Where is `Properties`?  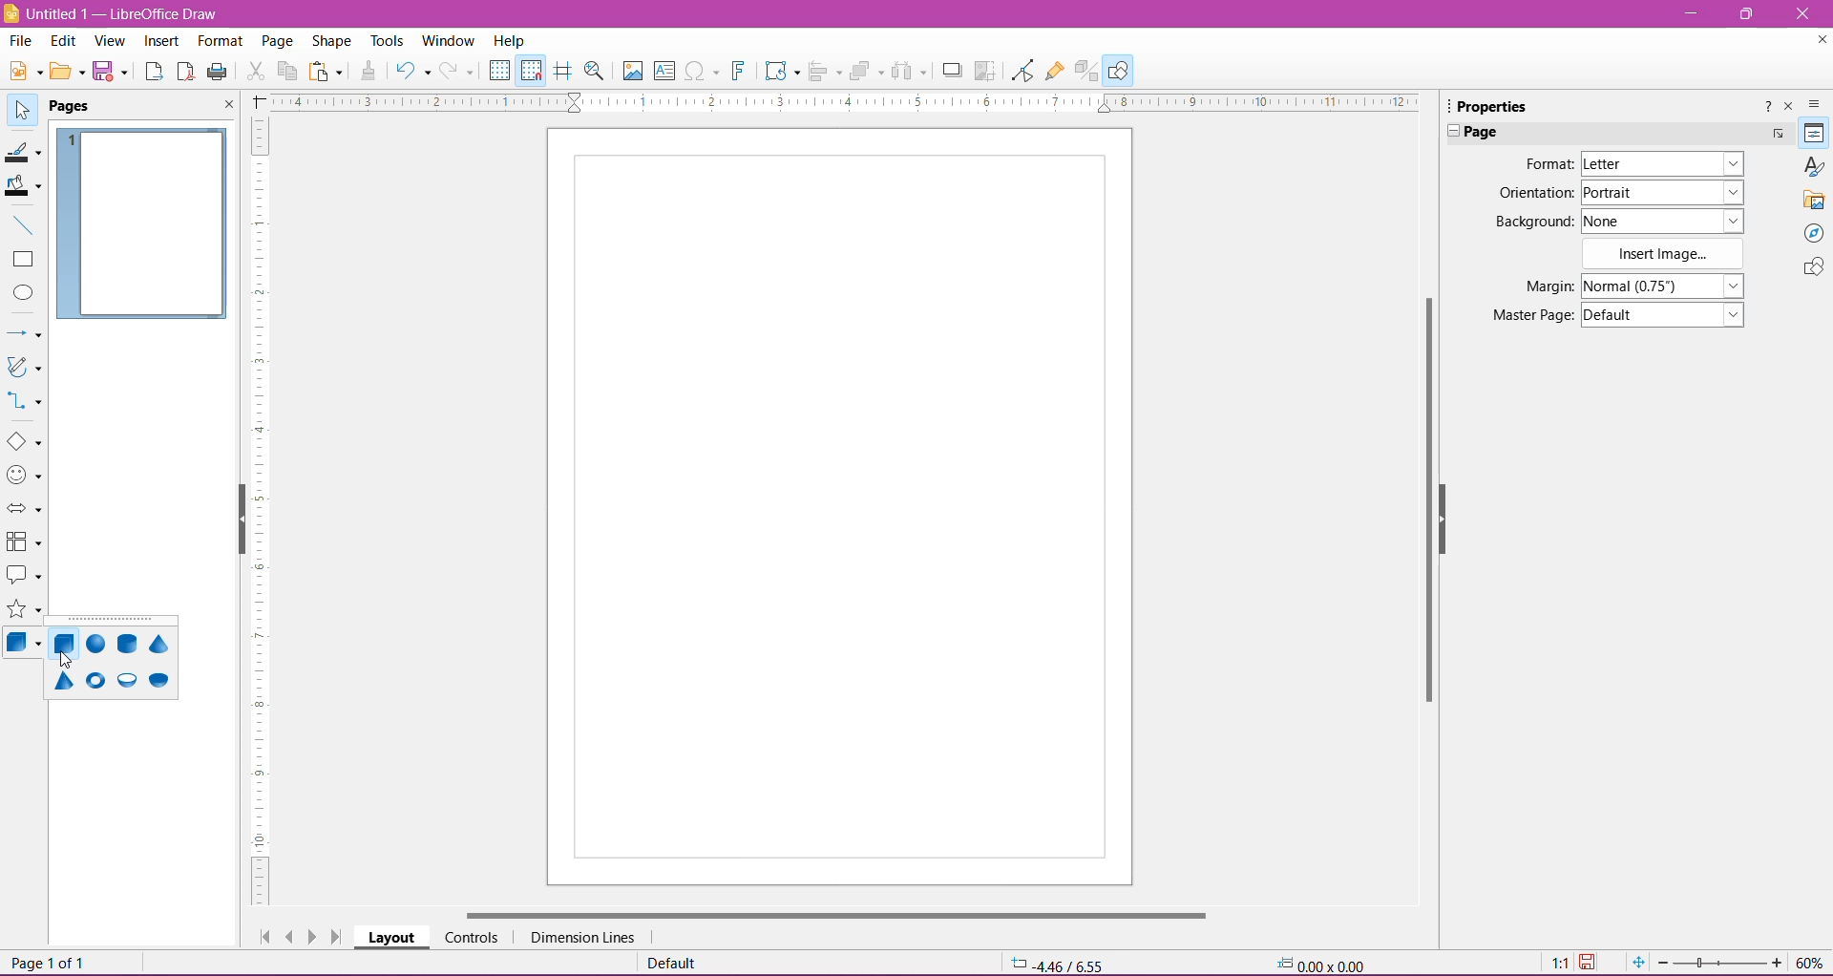
Properties is located at coordinates (1815, 133).